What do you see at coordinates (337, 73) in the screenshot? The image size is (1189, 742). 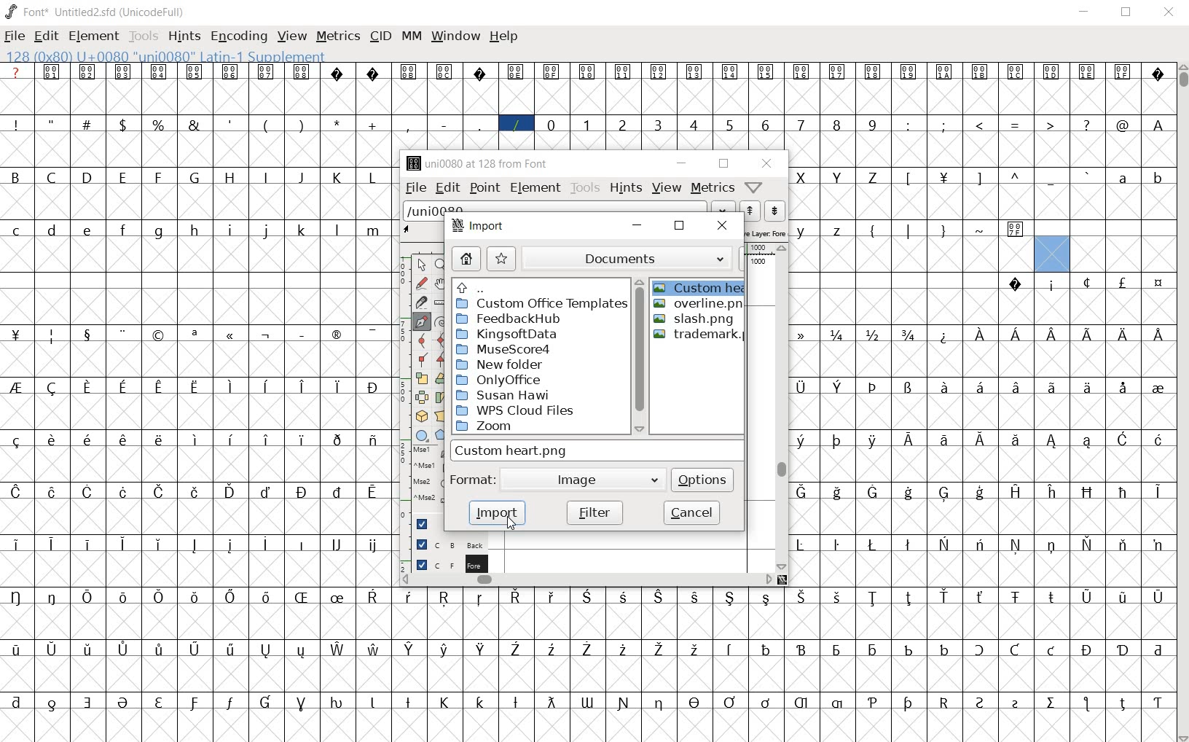 I see `glyph` at bounding box center [337, 73].